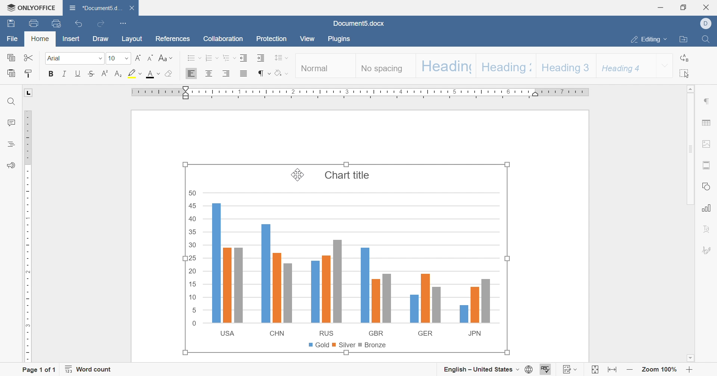 The height and width of the screenshot is (376, 717). Describe the element at coordinates (52, 73) in the screenshot. I see `bold` at that location.